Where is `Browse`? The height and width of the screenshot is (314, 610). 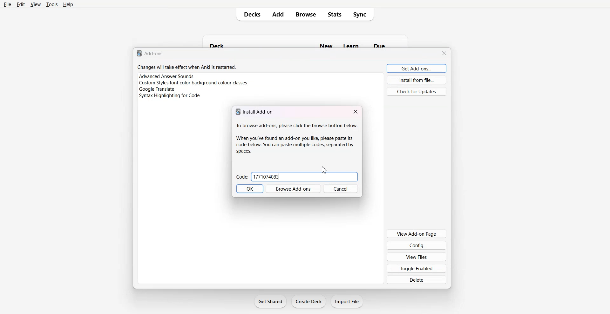 Browse is located at coordinates (306, 15).